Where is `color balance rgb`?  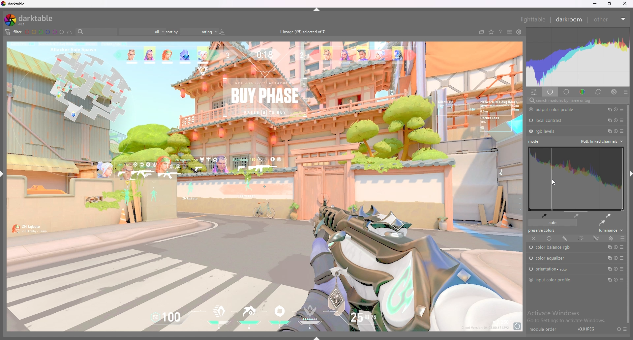 color balance rgb is located at coordinates (557, 248).